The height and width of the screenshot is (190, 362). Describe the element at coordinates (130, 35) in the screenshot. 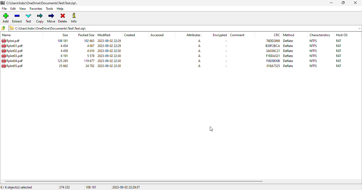

I see `created` at that location.